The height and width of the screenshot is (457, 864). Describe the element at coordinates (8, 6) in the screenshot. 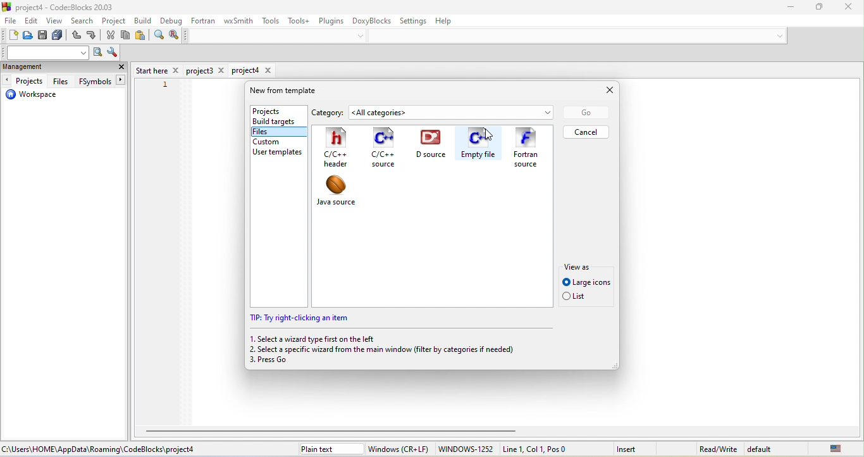

I see `icon` at that location.